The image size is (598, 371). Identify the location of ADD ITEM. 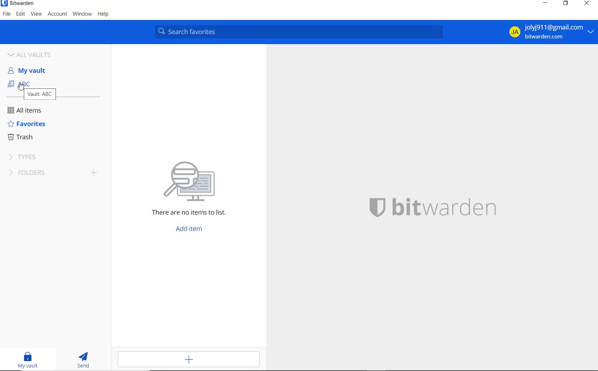
(192, 229).